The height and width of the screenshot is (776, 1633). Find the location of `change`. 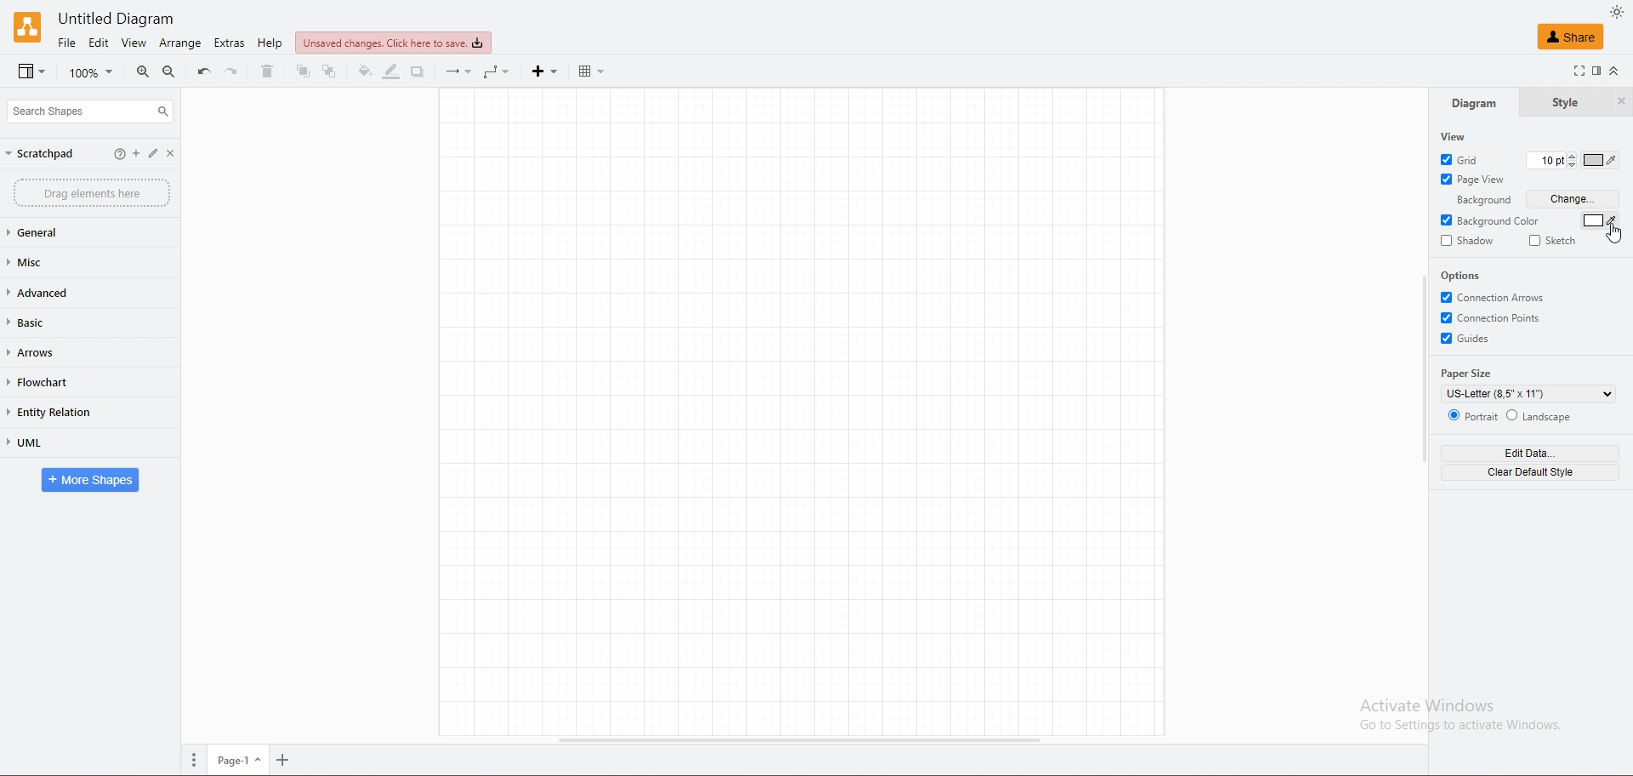

change is located at coordinates (1574, 200).